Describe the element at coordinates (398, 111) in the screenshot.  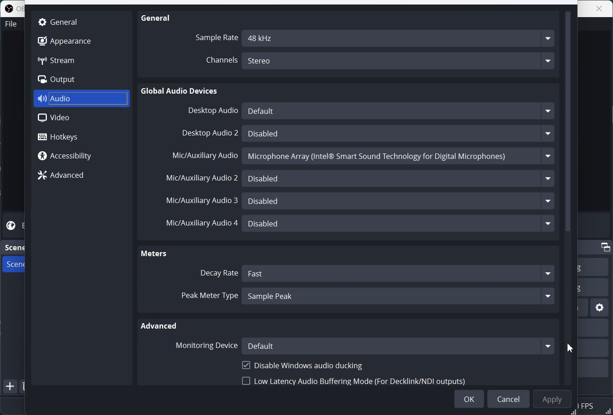
I see `Default` at that location.